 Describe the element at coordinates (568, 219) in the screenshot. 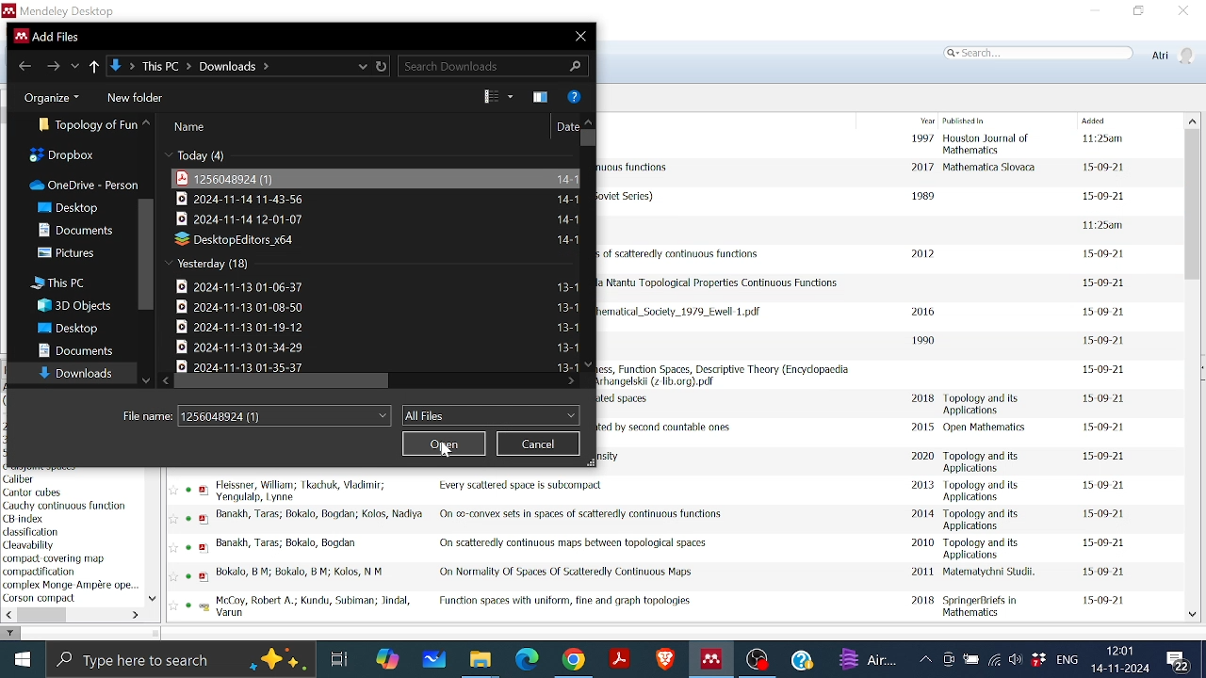

I see `File` at that location.